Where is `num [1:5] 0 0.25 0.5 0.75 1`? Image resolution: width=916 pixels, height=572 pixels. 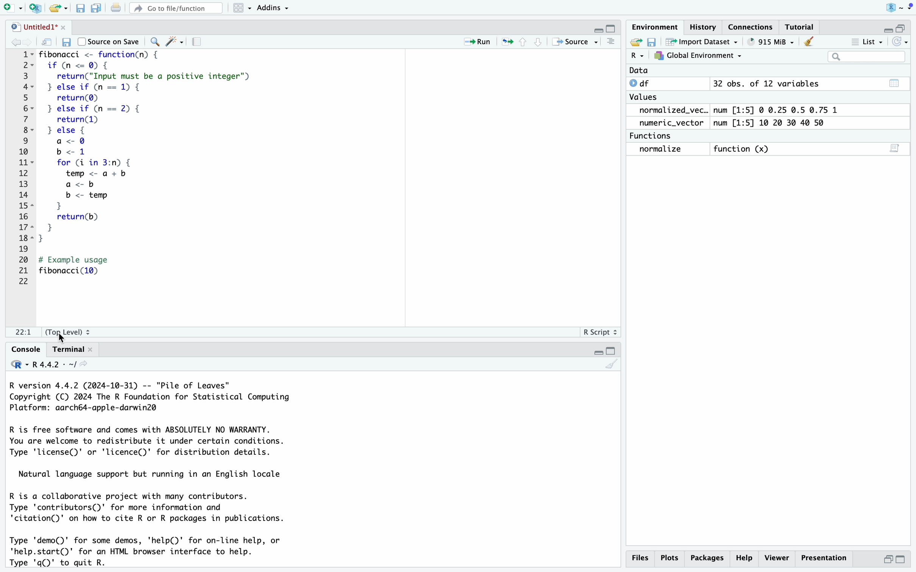
num [1:5] 0 0.25 0.5 0.75 1 is located at coordinates (774, 109).